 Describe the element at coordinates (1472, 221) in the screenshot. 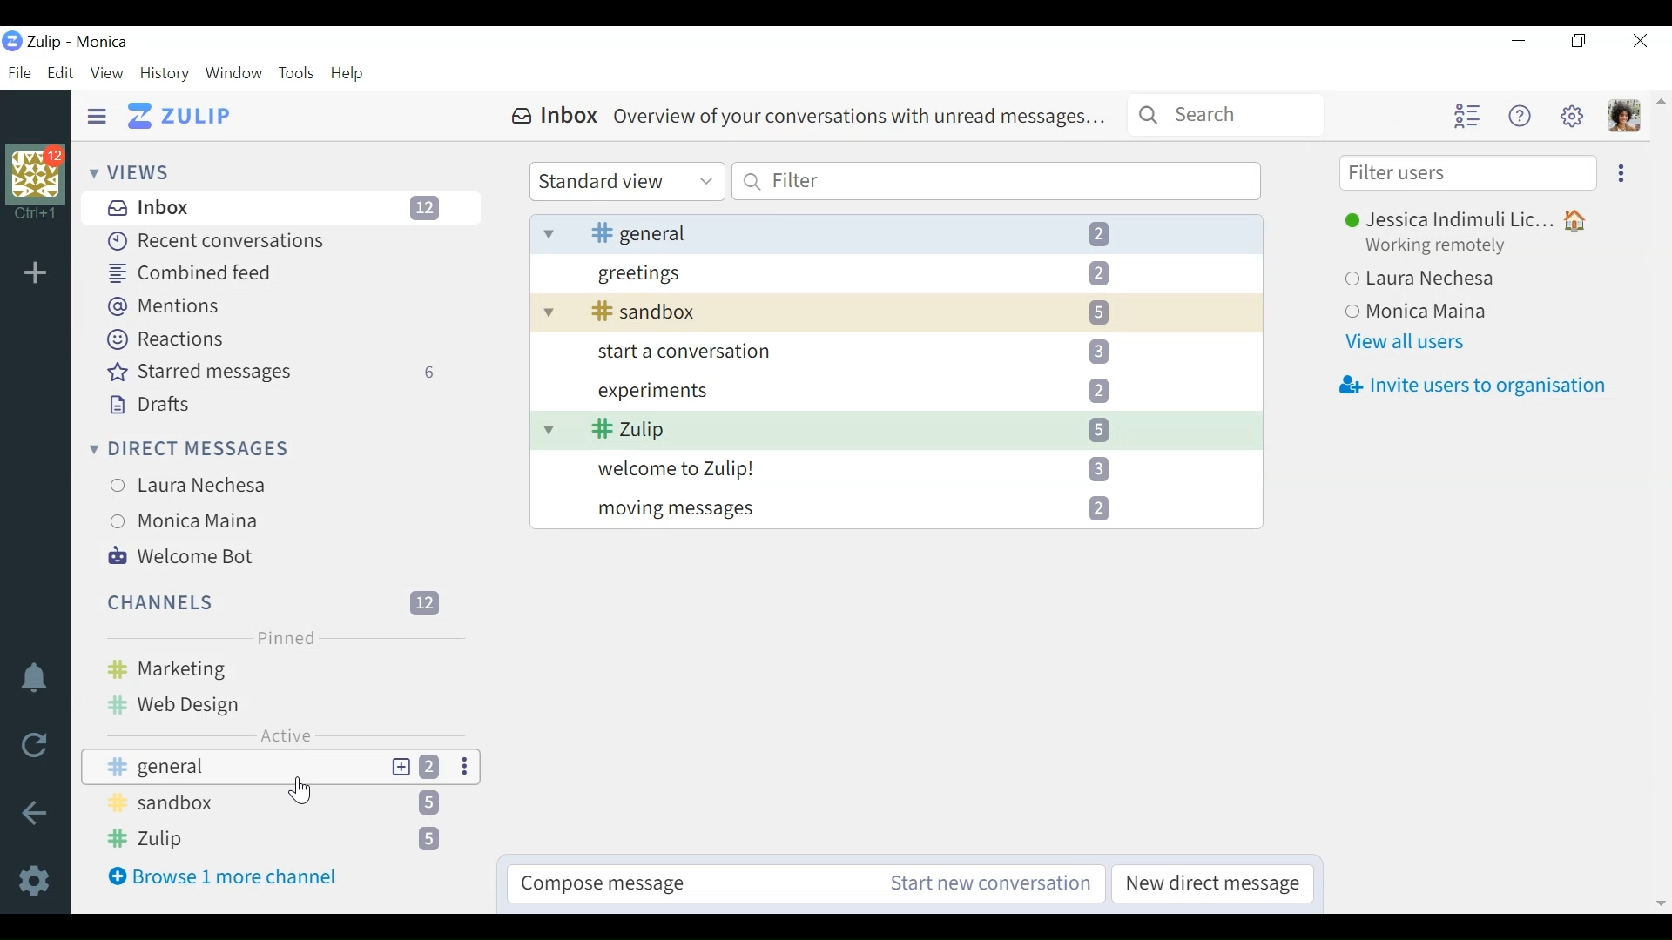

I see `Jessica Indimuli Lic...` at that location.